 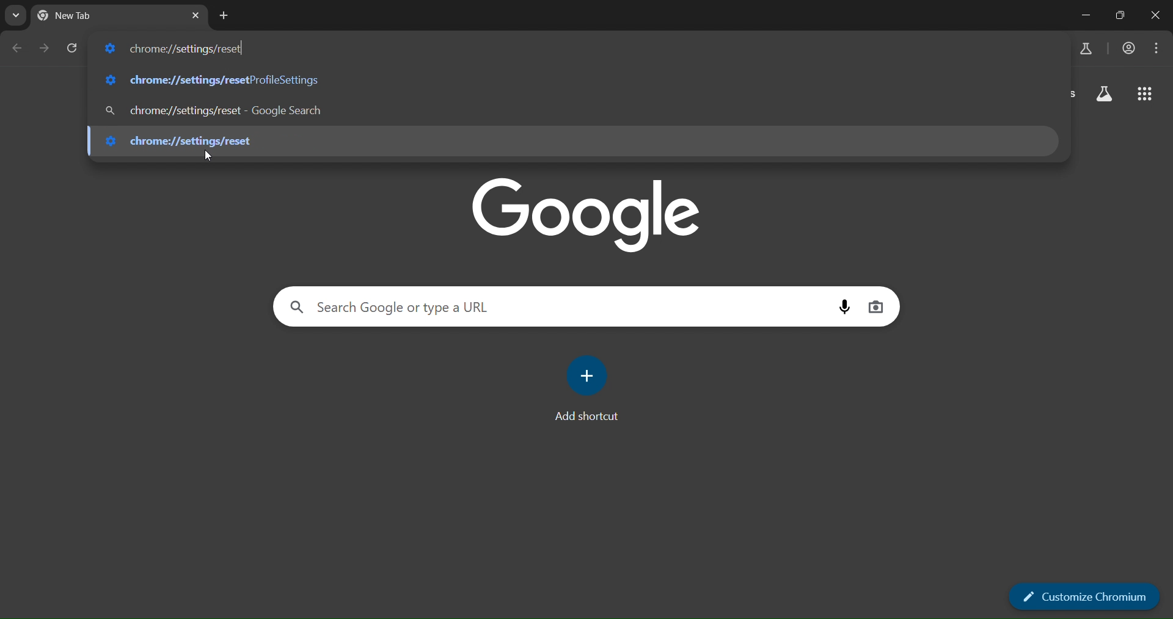 I want to click on customize chromium, so click(x=1083, y=598).